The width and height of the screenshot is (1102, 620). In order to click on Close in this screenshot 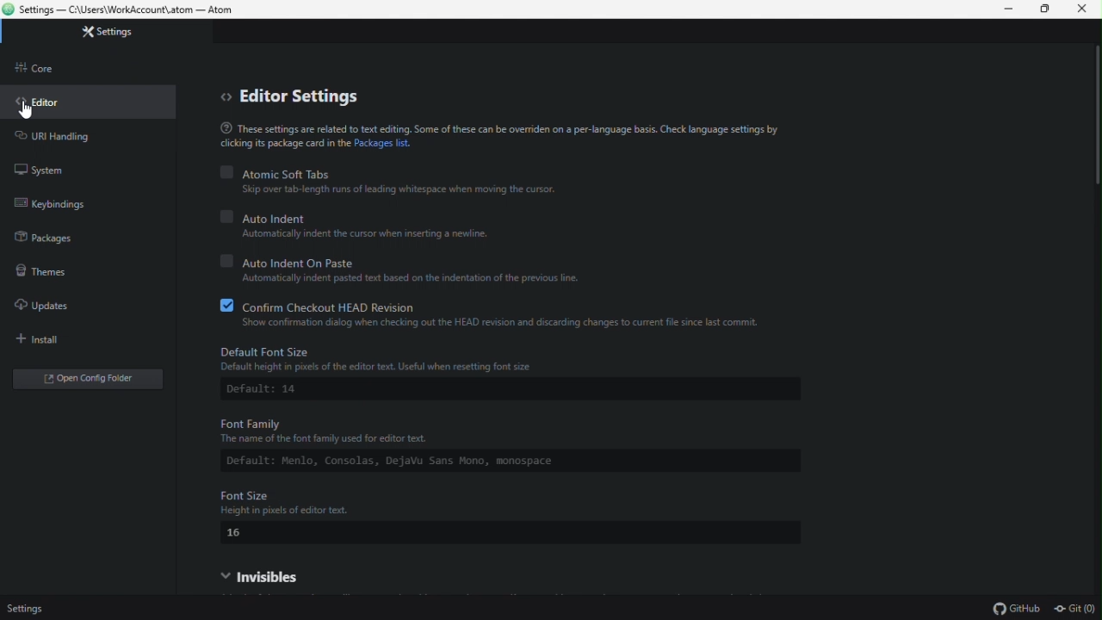, I will do `click(1087, 13)`.